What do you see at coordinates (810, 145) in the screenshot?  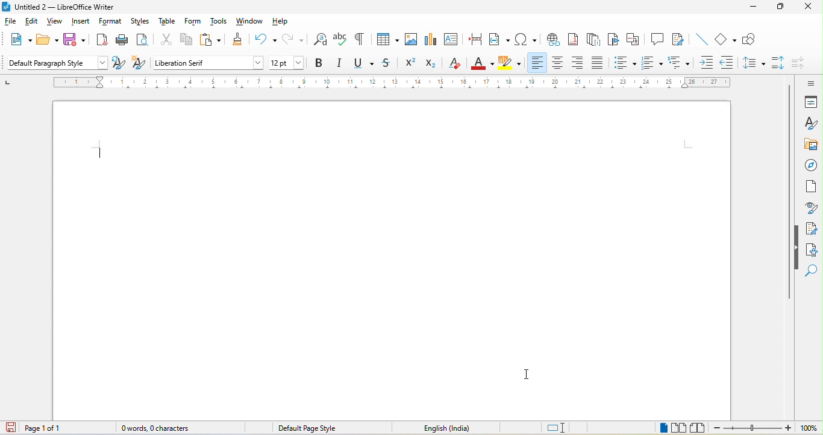 I see `gallery art` at bounding box center [810, 145].